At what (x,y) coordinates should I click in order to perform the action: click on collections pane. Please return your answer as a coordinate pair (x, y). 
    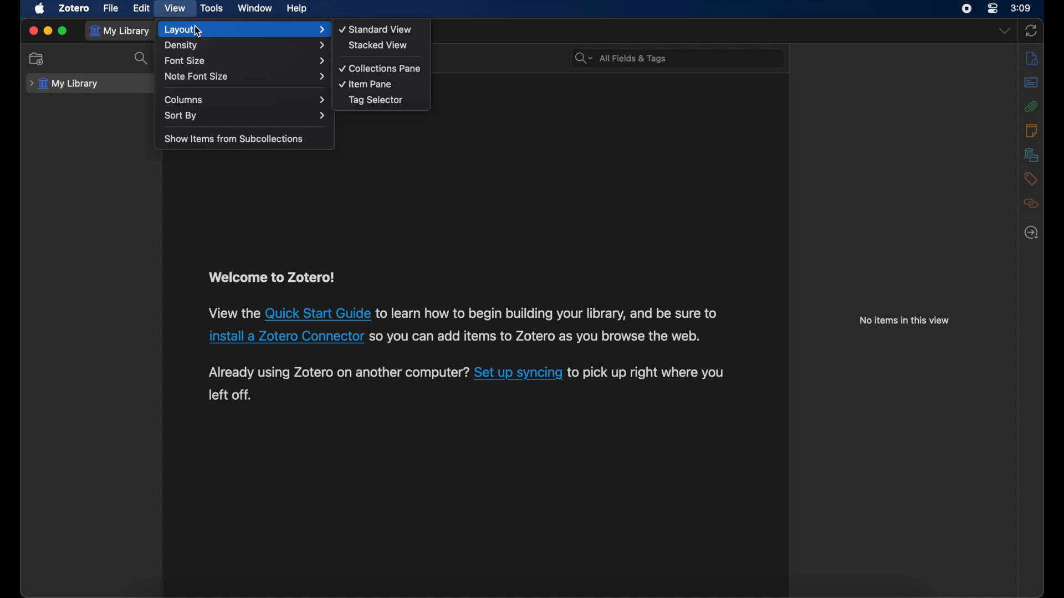
    Looking at the image, I should click on (379, 69).